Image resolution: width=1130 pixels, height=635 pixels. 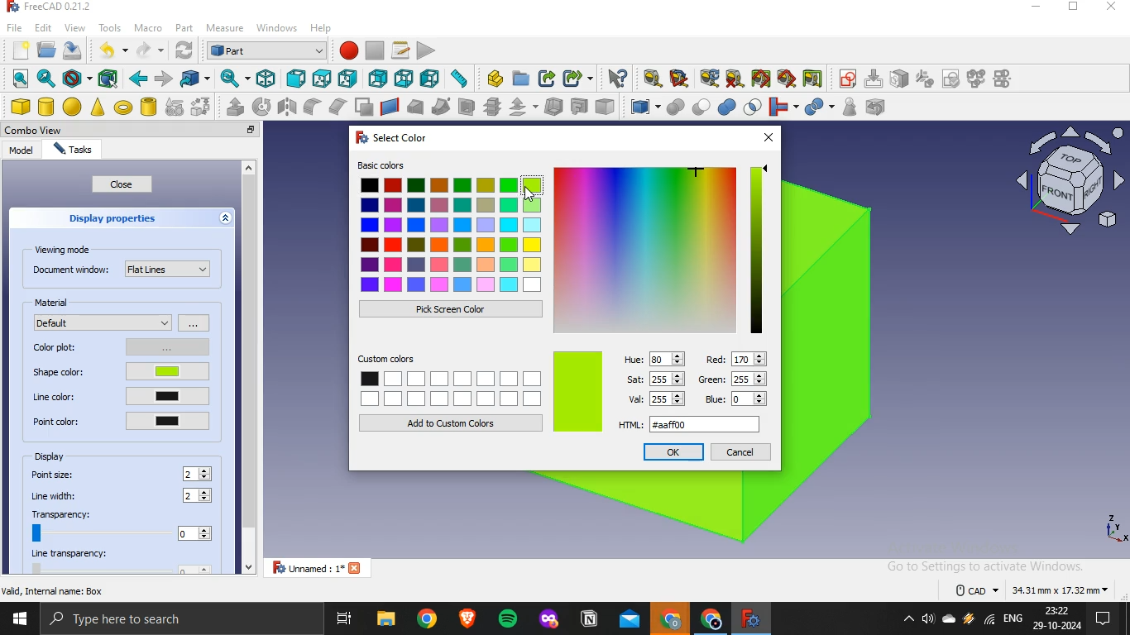 I want to click on split objects, so click(x=816, y=107).